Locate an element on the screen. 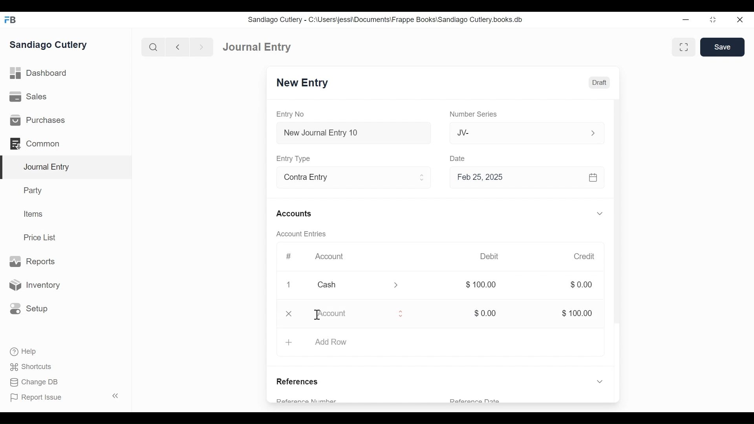 This screenshot has height=424, width=754. Sandiago Cutlery is located at coordinates (49, 45).